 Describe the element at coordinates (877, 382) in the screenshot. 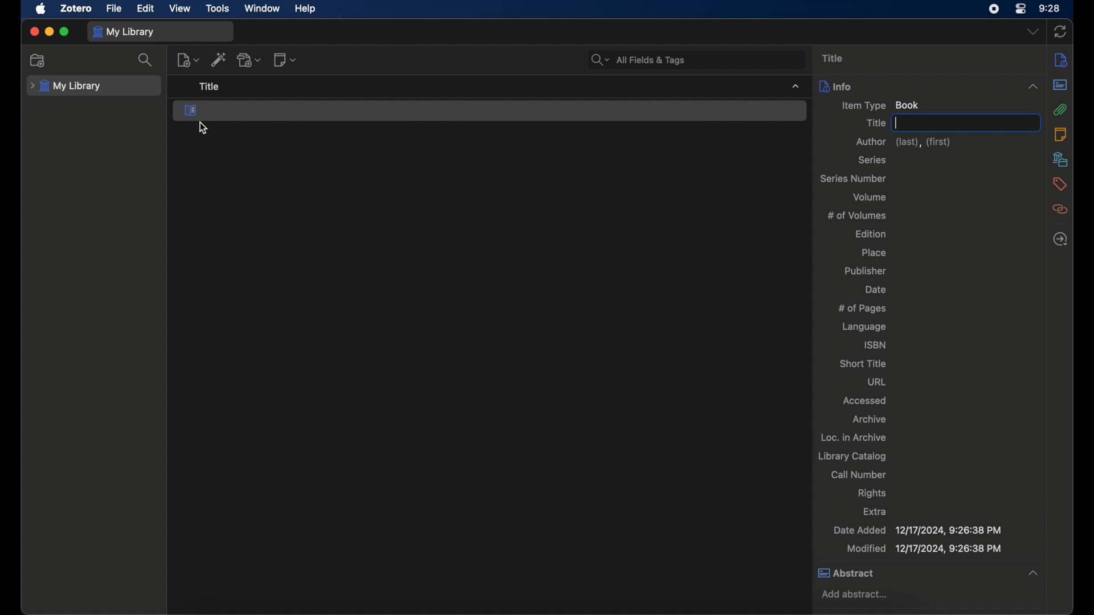

I see `url` at that location.